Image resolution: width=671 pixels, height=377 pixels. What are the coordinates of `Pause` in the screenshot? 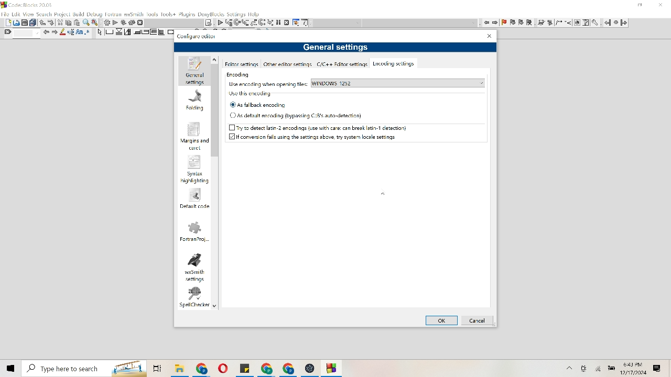 It's located at (615, 23).